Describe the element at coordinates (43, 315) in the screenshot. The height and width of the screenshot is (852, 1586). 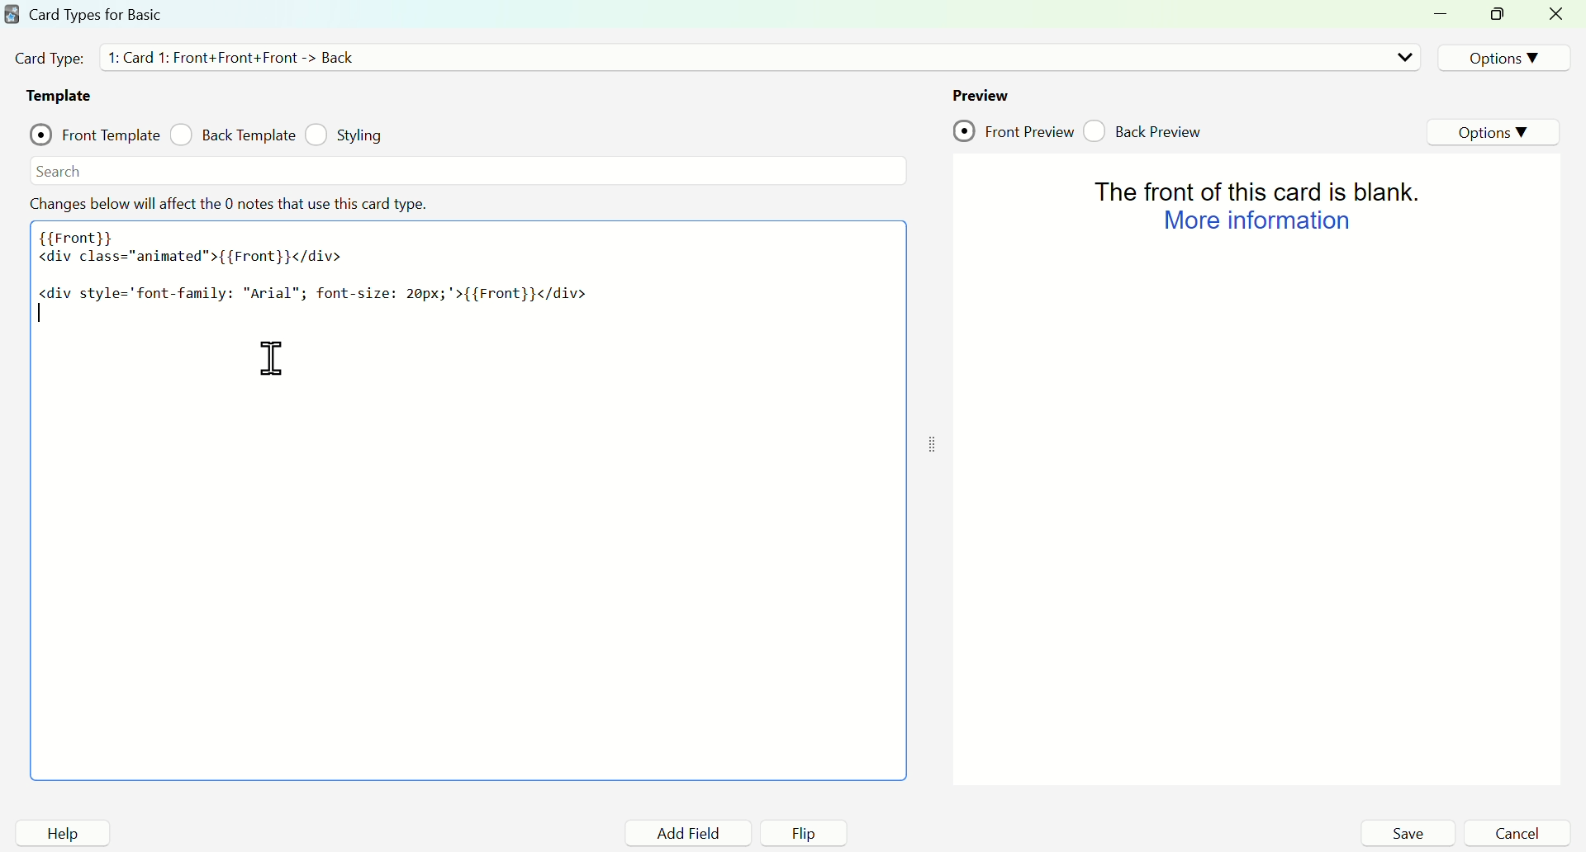
I see `typing cursor` at that location.